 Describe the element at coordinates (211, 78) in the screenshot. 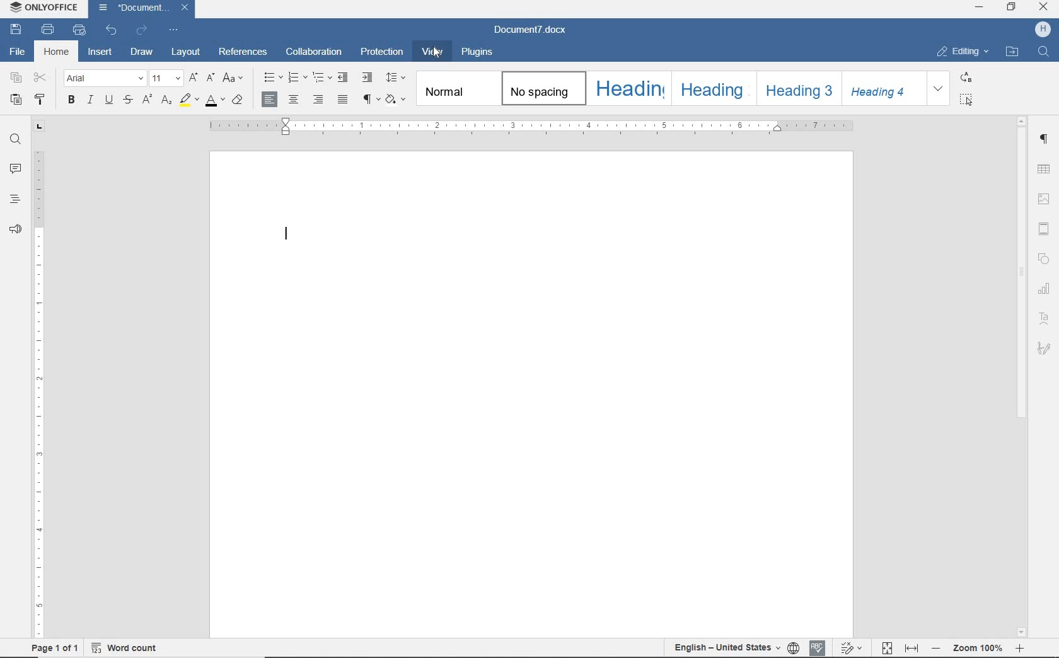

I see `DECREMENT FONT SIZE` at that location.